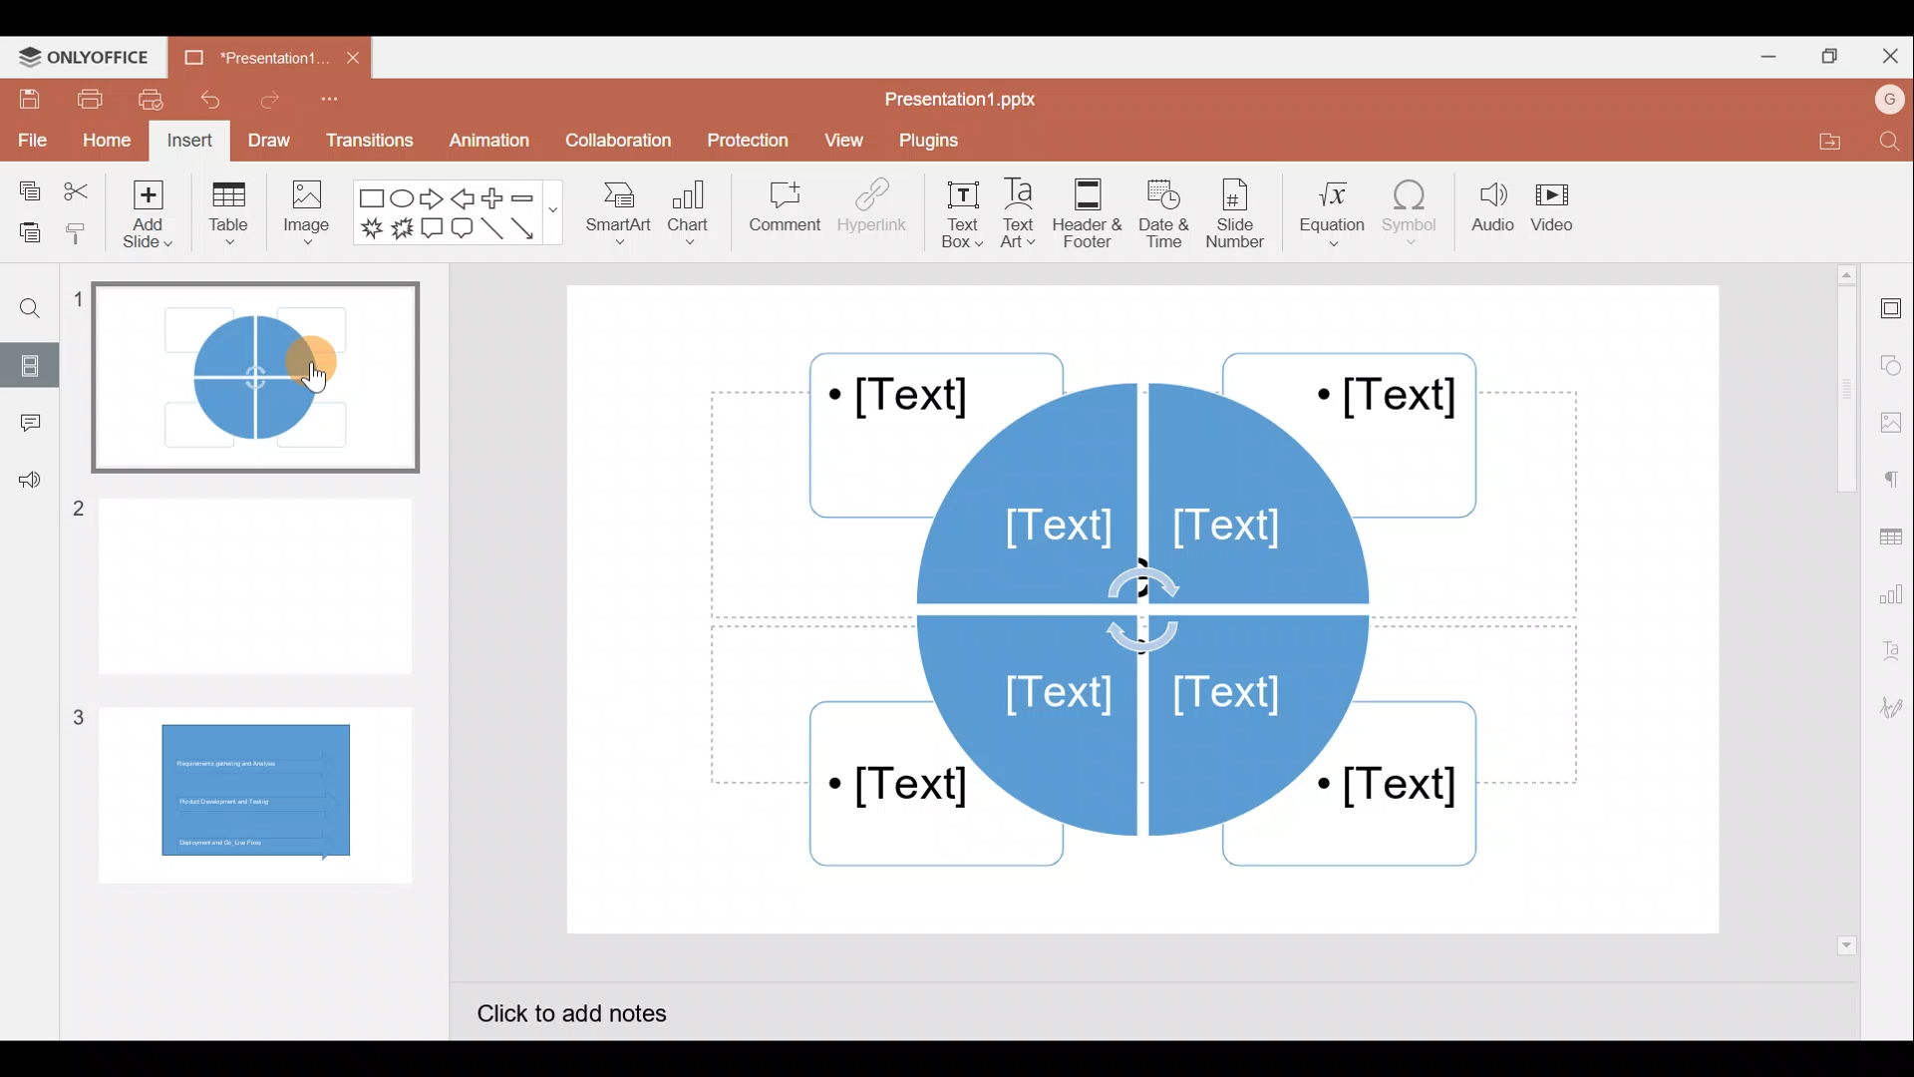  Describe the element at coordinates (1842, 607) in the screenshot. I see `Vertical scroll bar` at that location.